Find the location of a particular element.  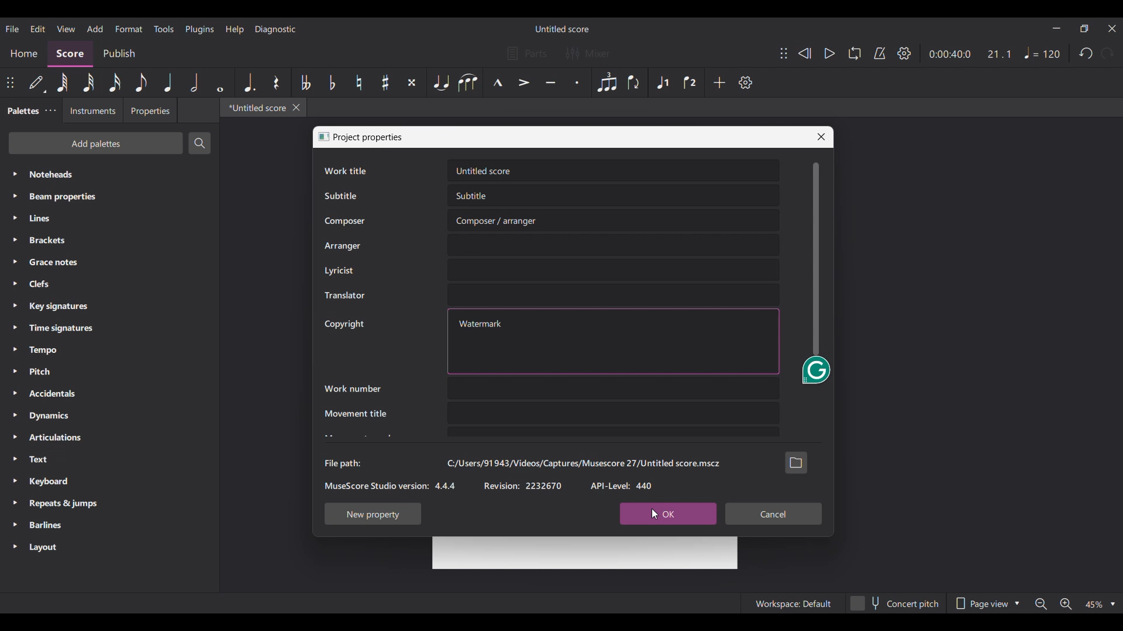

Accidentals is located at coordinates (110, 393).